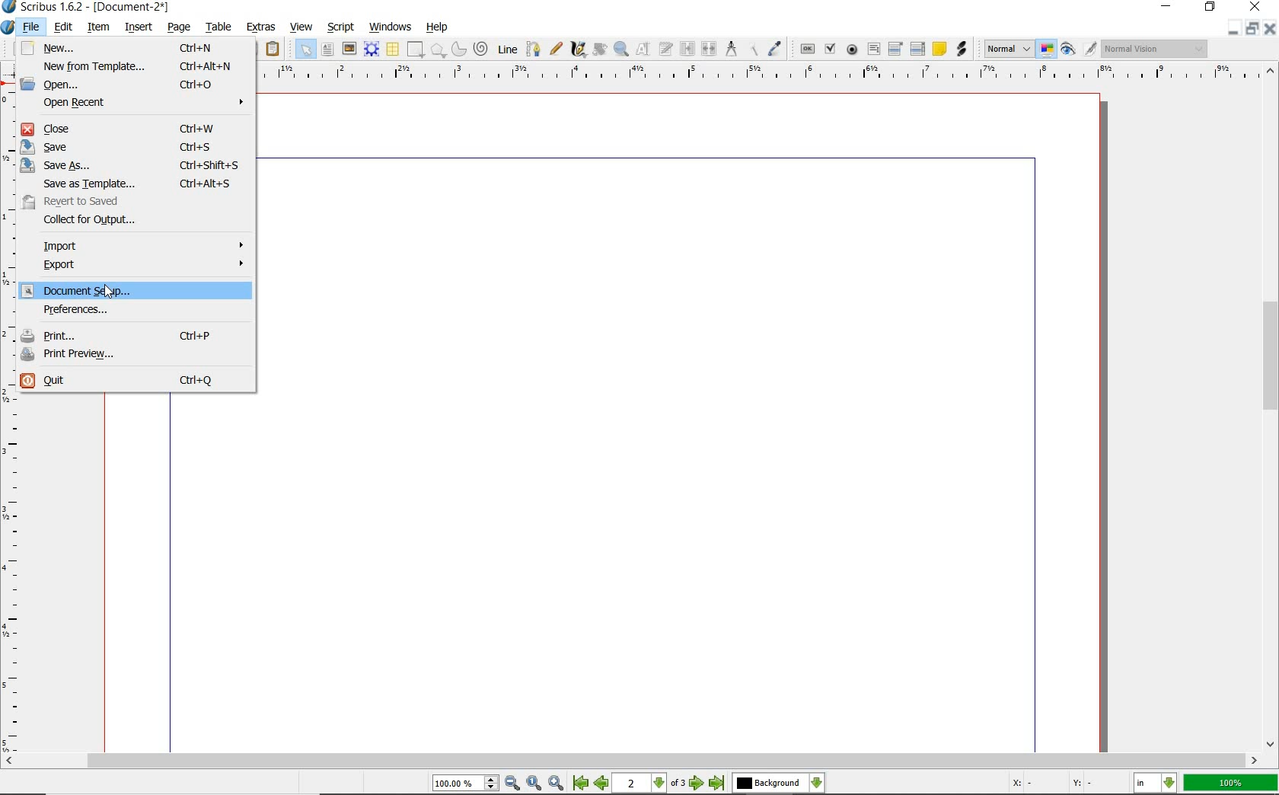  What do you see at coordinates (1233, 28) in the screenshot?
I see `Close` at bounding box center [1233, 28].